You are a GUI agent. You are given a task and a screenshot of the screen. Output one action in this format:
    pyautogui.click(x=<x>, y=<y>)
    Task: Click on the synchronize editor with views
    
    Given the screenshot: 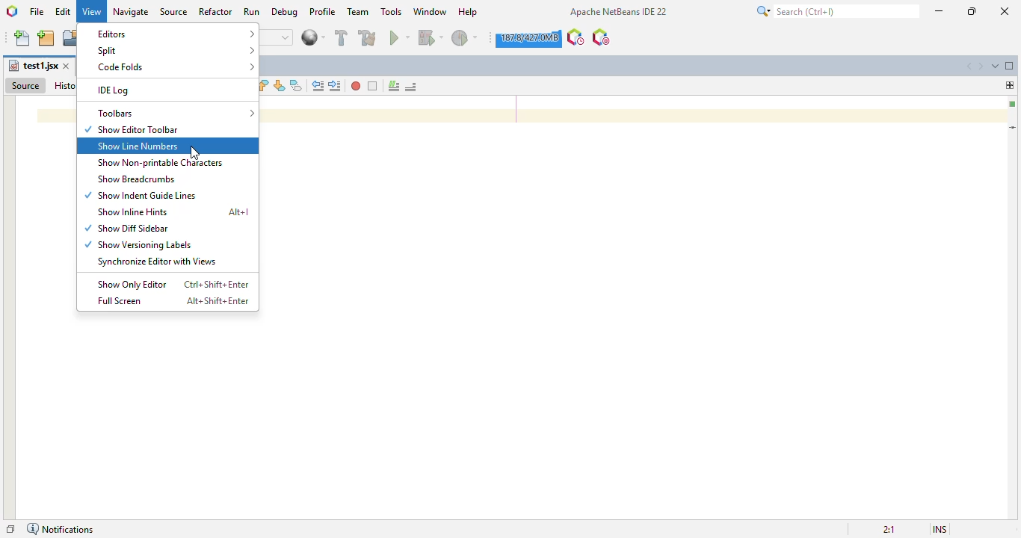 What is the action you would take?
    pyautogui.click(x=155, y=262)
    